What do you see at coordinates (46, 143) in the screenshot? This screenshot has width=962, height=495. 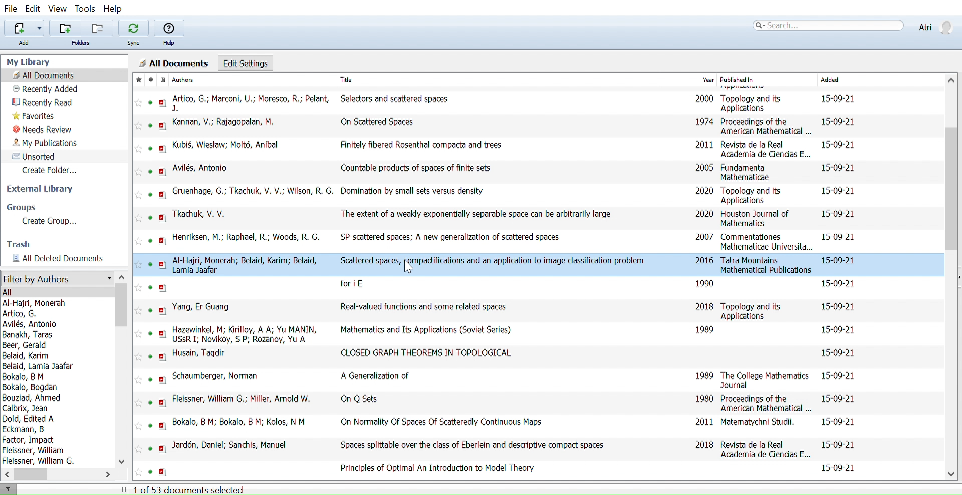 I see `My publications` at bounding box center [46, 143].